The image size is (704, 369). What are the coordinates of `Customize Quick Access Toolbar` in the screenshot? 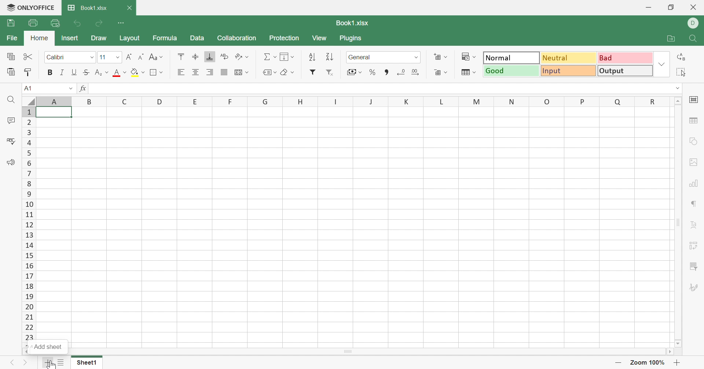 It's located at (123, 23).